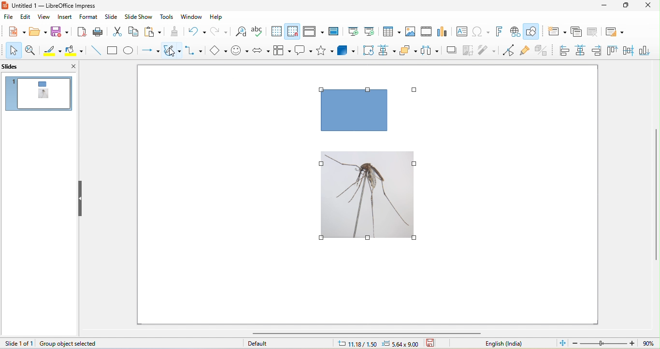 Image resolution: width=660 pixels, height=349 pixels. I want to click on zoom and pan, so click(31, 50).